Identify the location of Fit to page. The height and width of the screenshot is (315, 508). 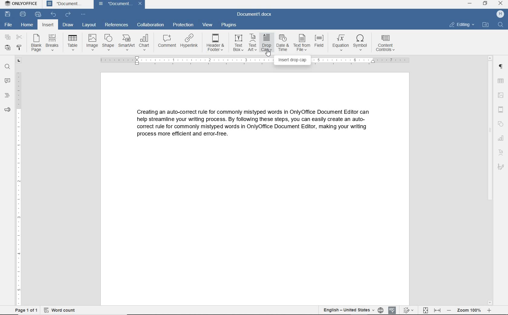
(426, 309).